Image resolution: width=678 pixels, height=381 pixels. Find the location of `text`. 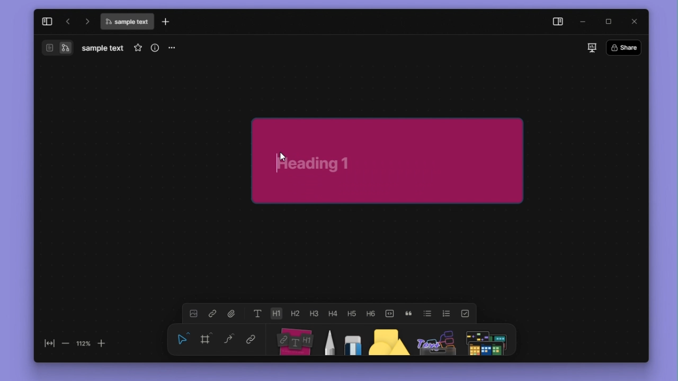

text is located at coordinates (258, 313).